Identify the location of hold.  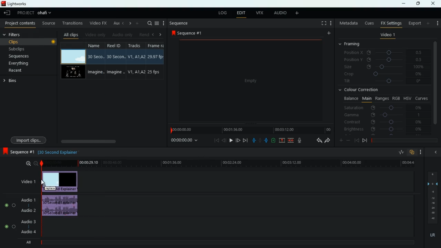
(260, 140).